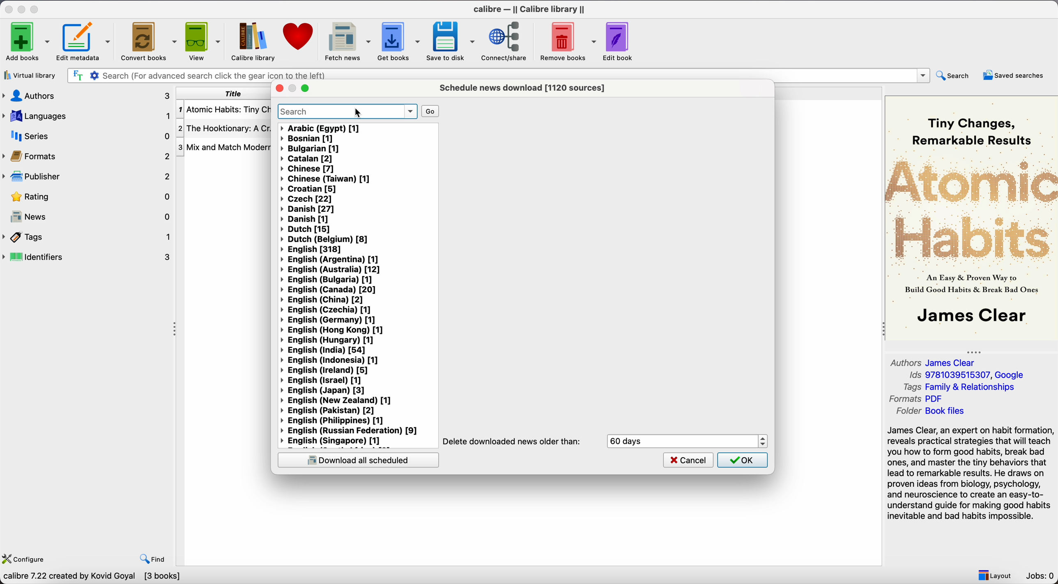 The width and height of the screenshot is (1058, 584). Describe the element at coordinates (87, 96) in the screenshot. I see `authors` at that location.